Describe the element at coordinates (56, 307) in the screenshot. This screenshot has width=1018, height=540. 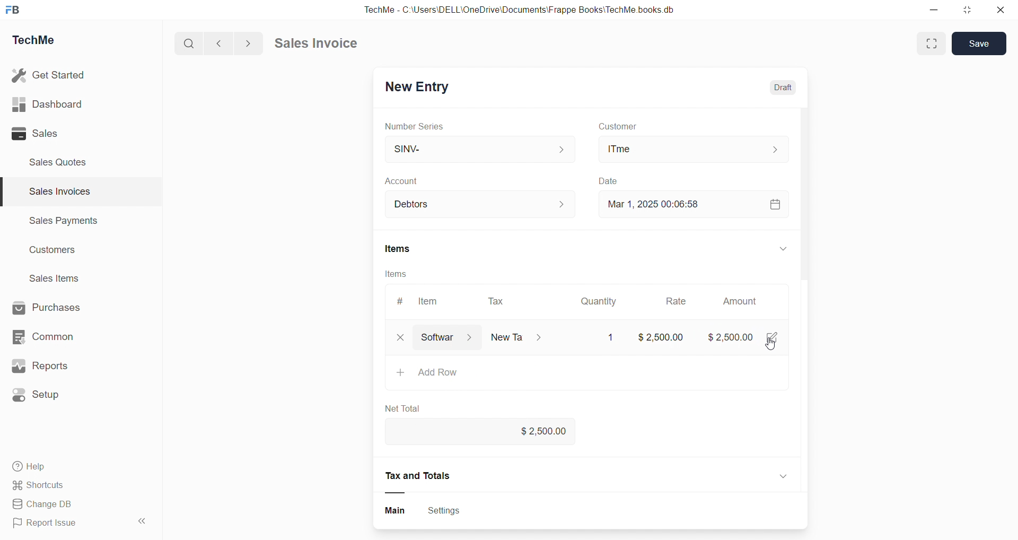
I see `Purchases` at that location.